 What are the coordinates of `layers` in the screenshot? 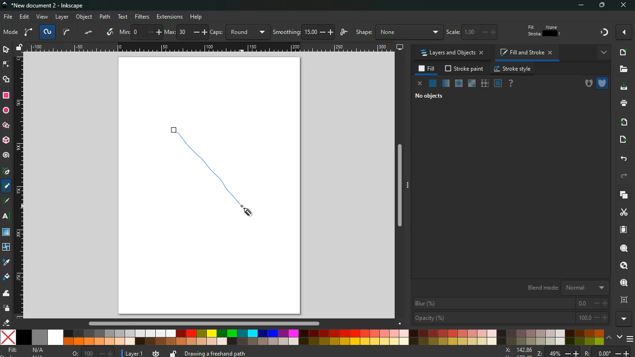 It's located at (622, 195).